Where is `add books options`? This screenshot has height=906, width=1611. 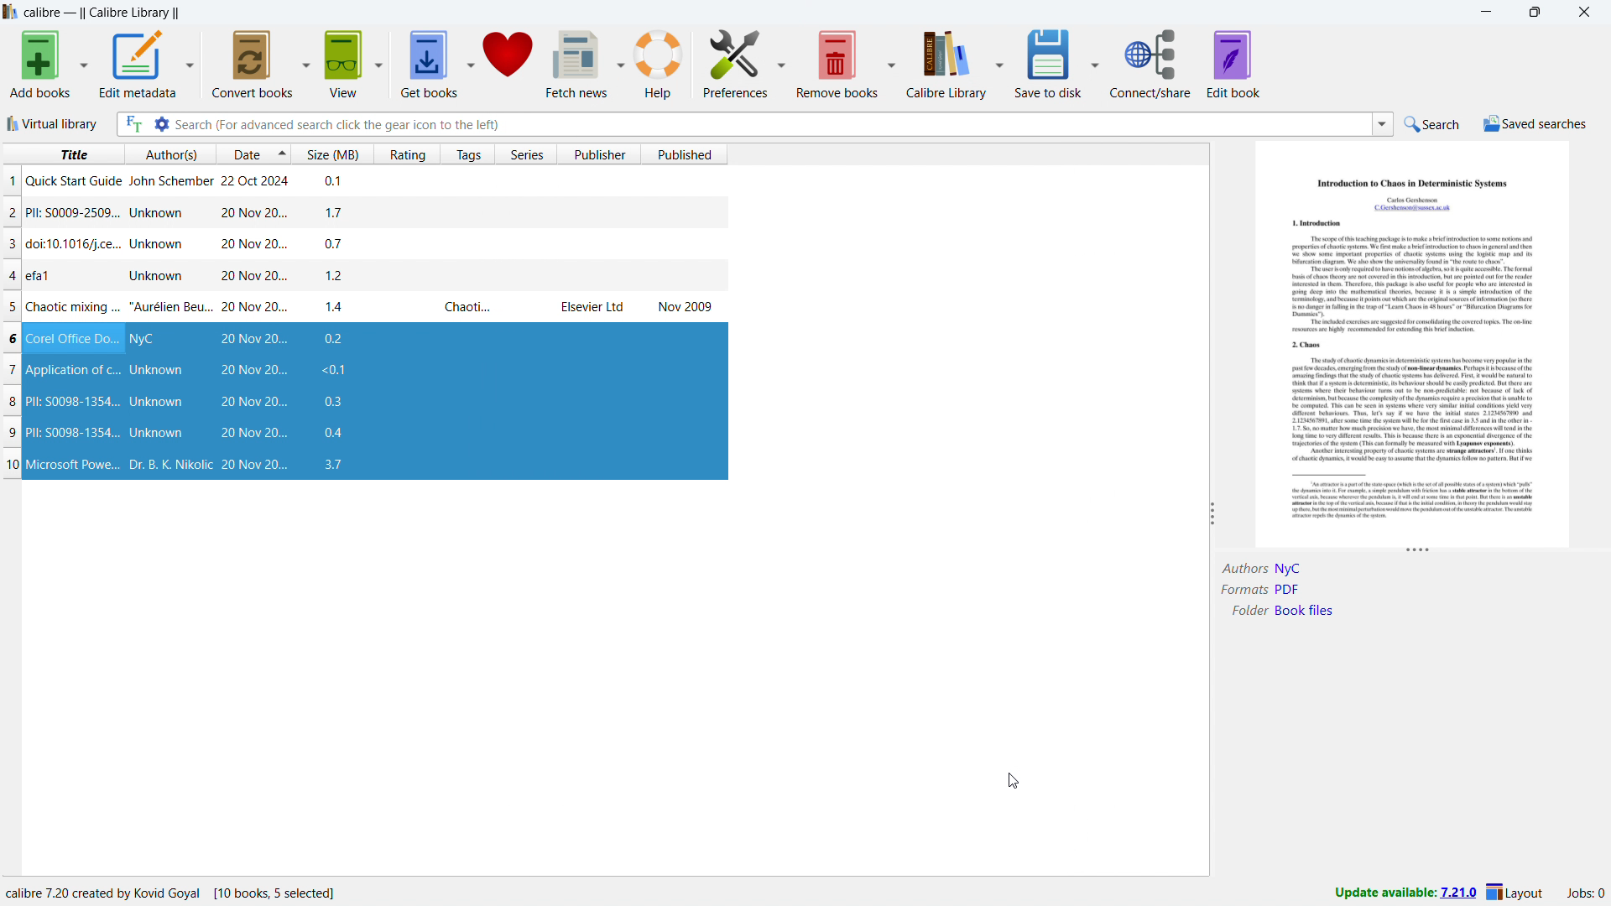 add books options is located at coordinates (83, 64).